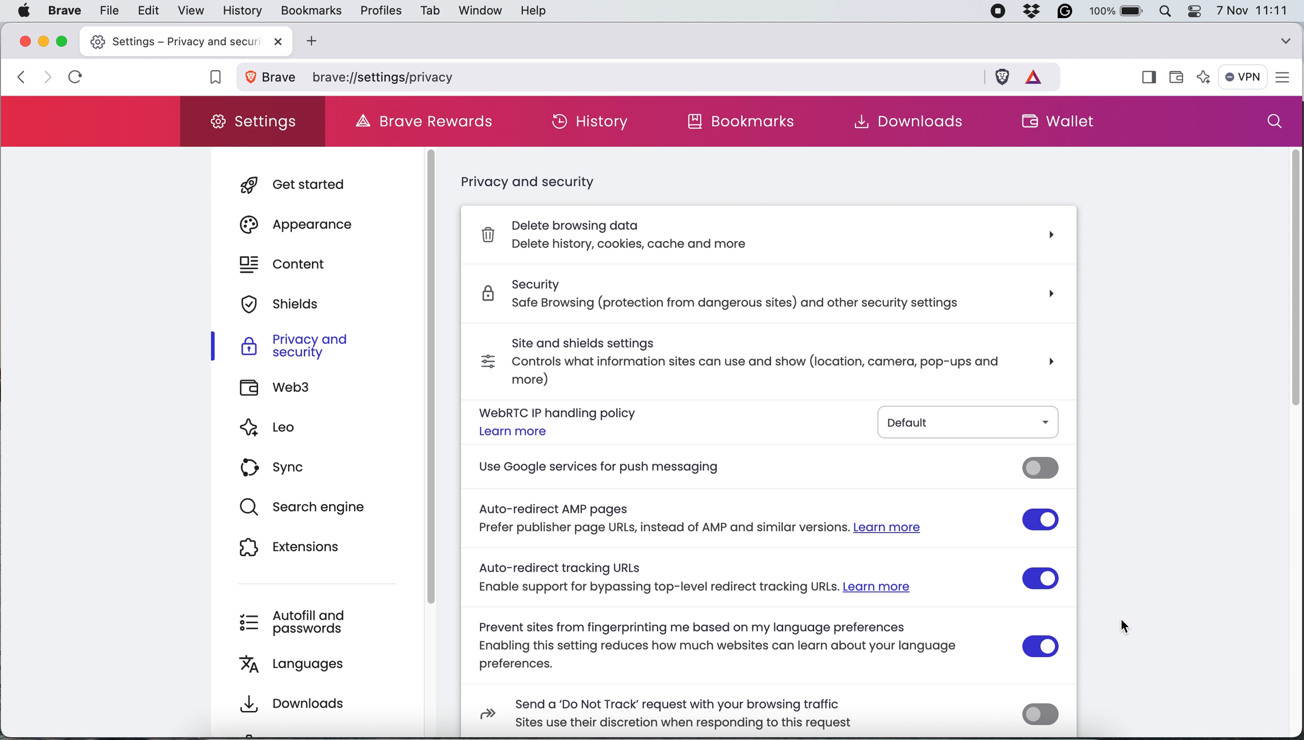 Image resolution: width=1304 pixels, height=740 pixels. Describe the element at coordinates (744, 518) in the screenshot. I see `Auto-redirect AMP pages
Prefer publisher page URLs, instead of AMP and similar versions. Learn more` at that location.